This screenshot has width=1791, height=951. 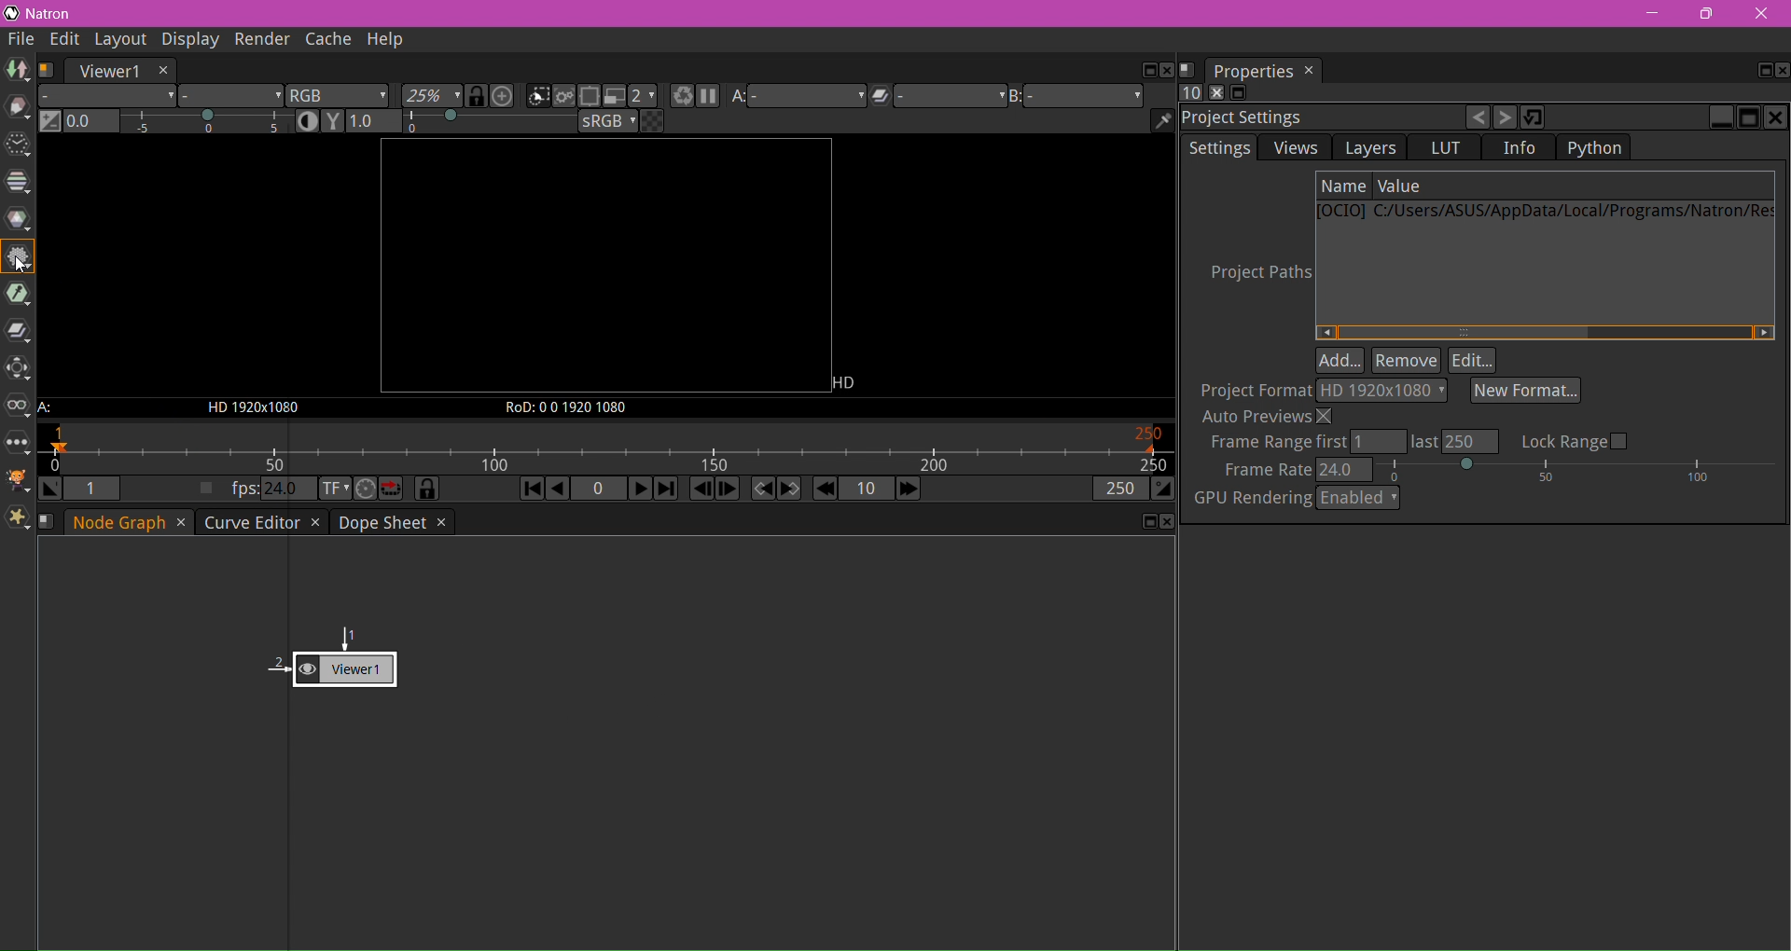 What do you see at coordinates (381, 522) in the screenshot?
I see `Dope Sheet` at bounding box center [381, 522].